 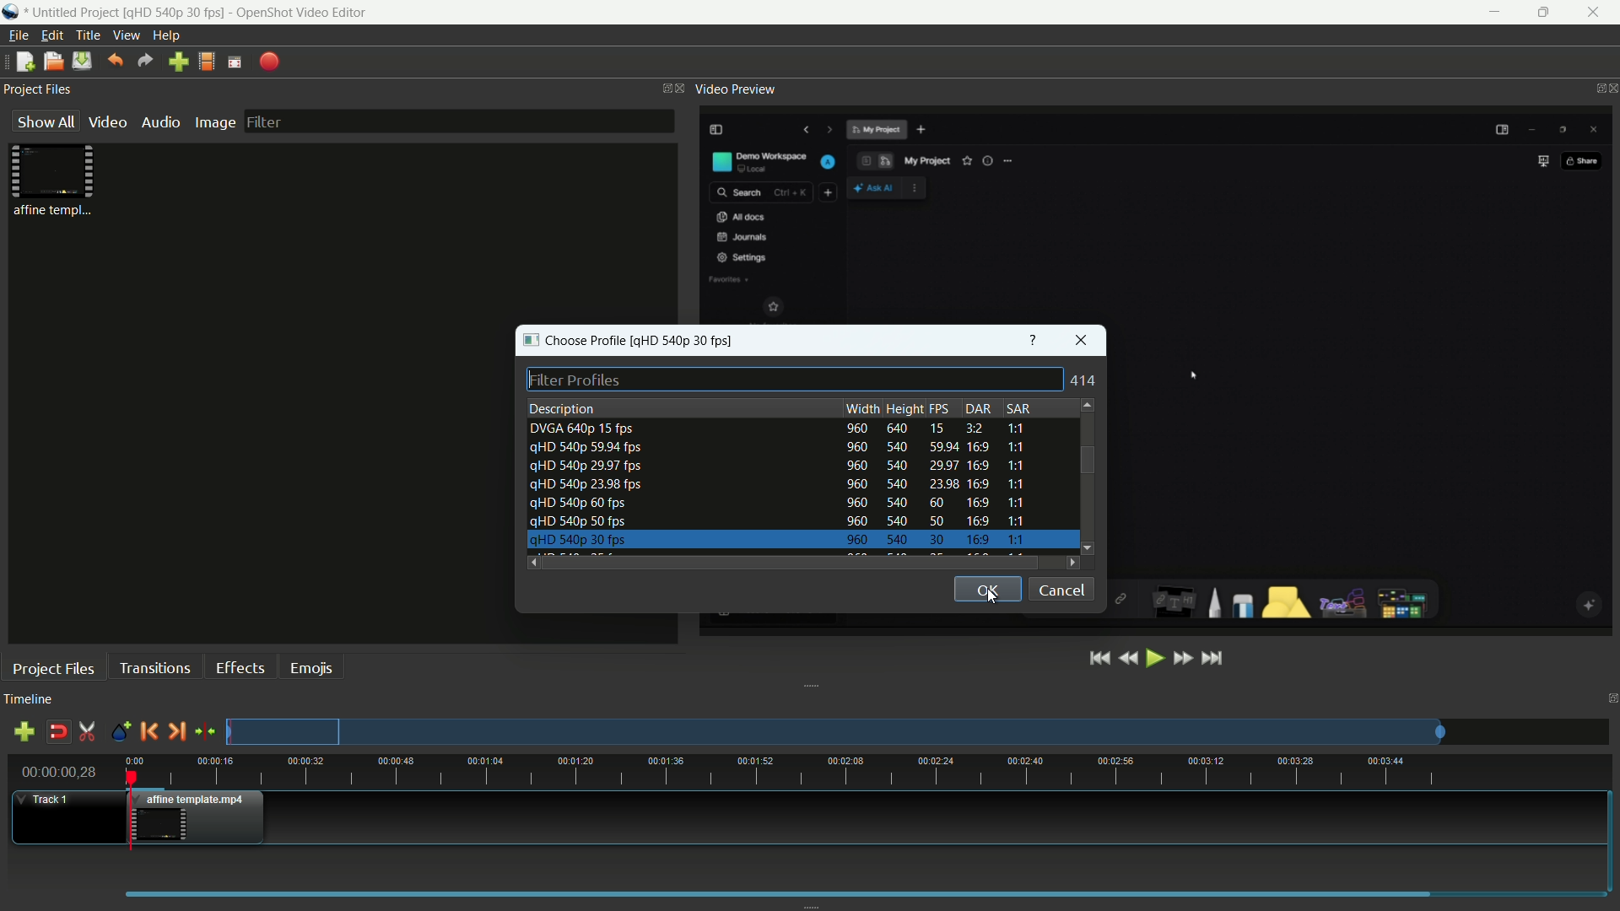 I want to click on maximize, so click(x=1547, y=13).